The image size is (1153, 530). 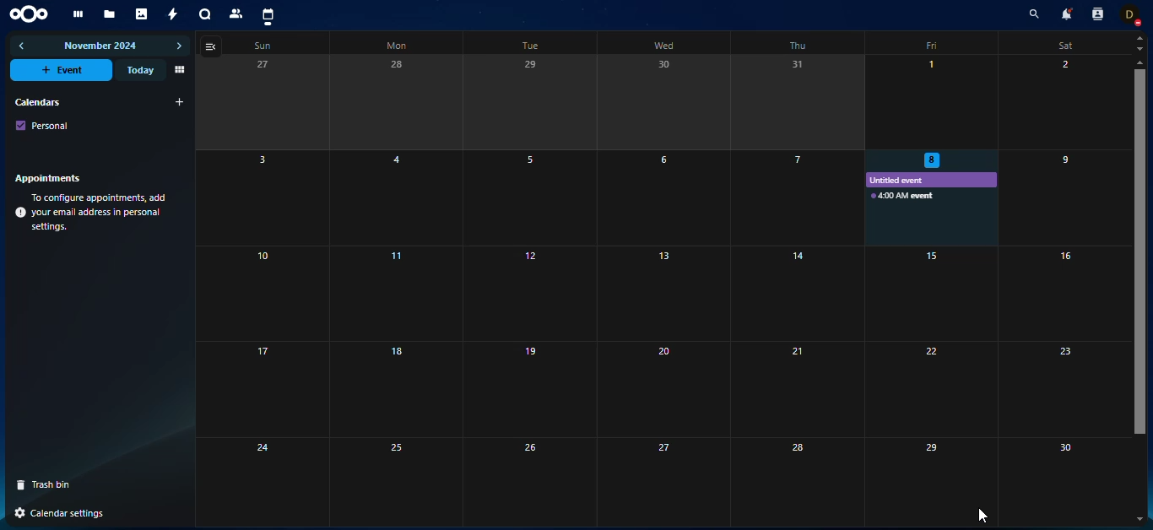 What do you see at coordinates (527, 46) in the screenshot?
I see `tue` at bounding box center [527, 46].